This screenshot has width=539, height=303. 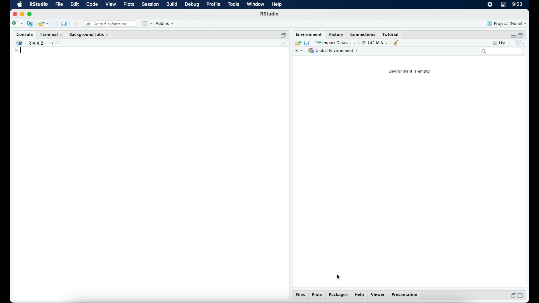 I want to click on history, so click(x=337, y=34).